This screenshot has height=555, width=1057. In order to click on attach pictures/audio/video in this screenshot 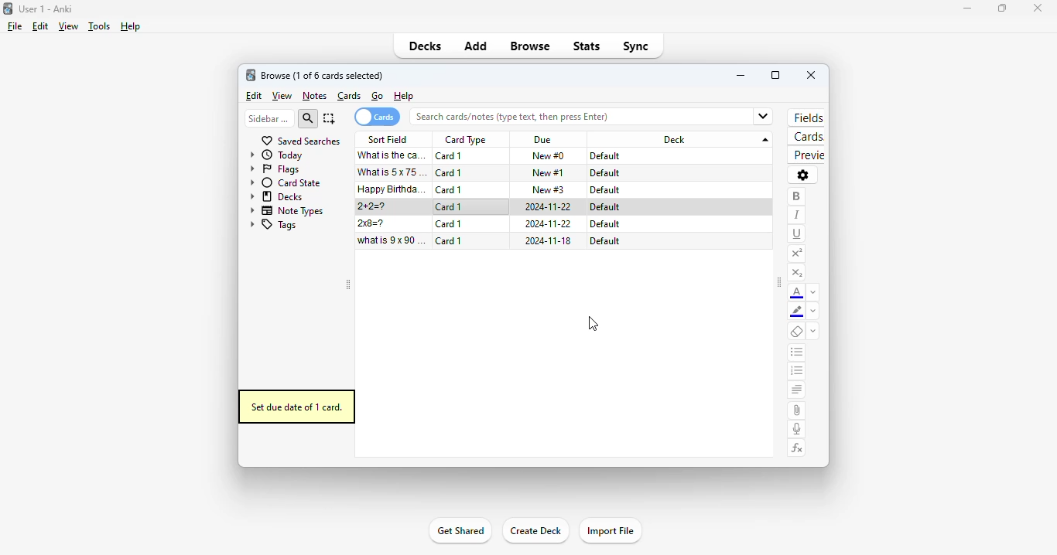, I will do `click(796, 410)`.